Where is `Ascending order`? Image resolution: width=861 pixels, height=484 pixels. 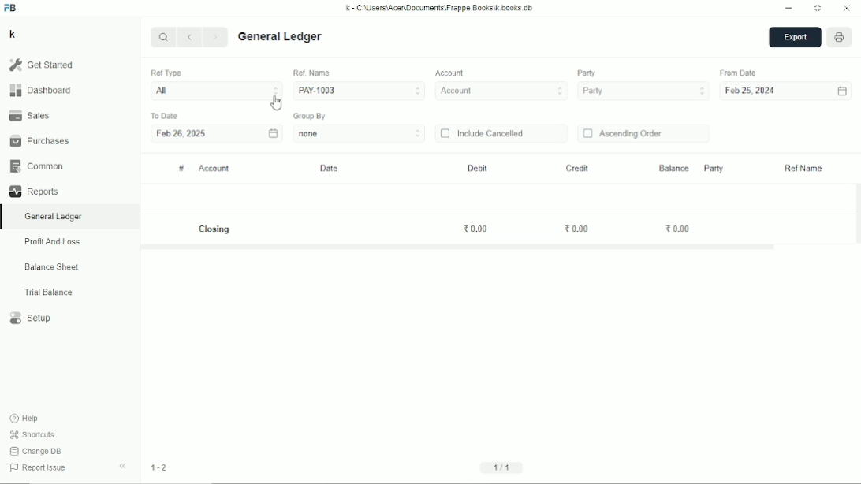
Ascending order is located at coordinates (623, 134).